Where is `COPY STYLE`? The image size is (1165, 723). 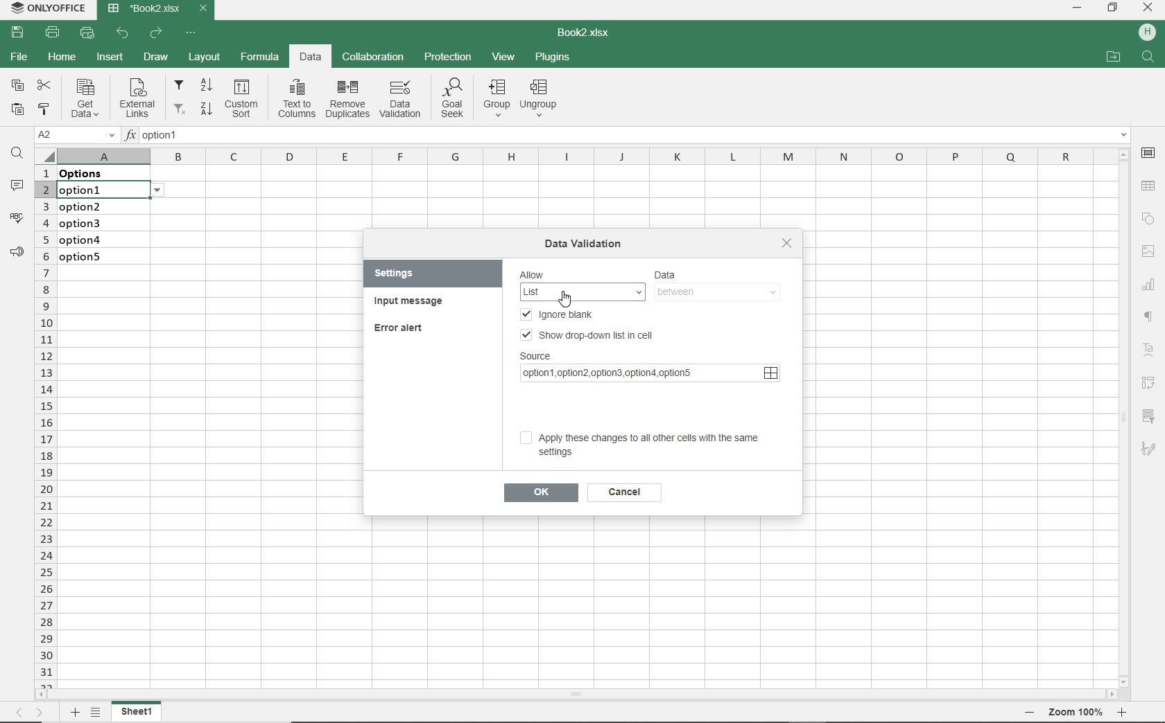 COPY STYLE is located at coordinates (44, 109).